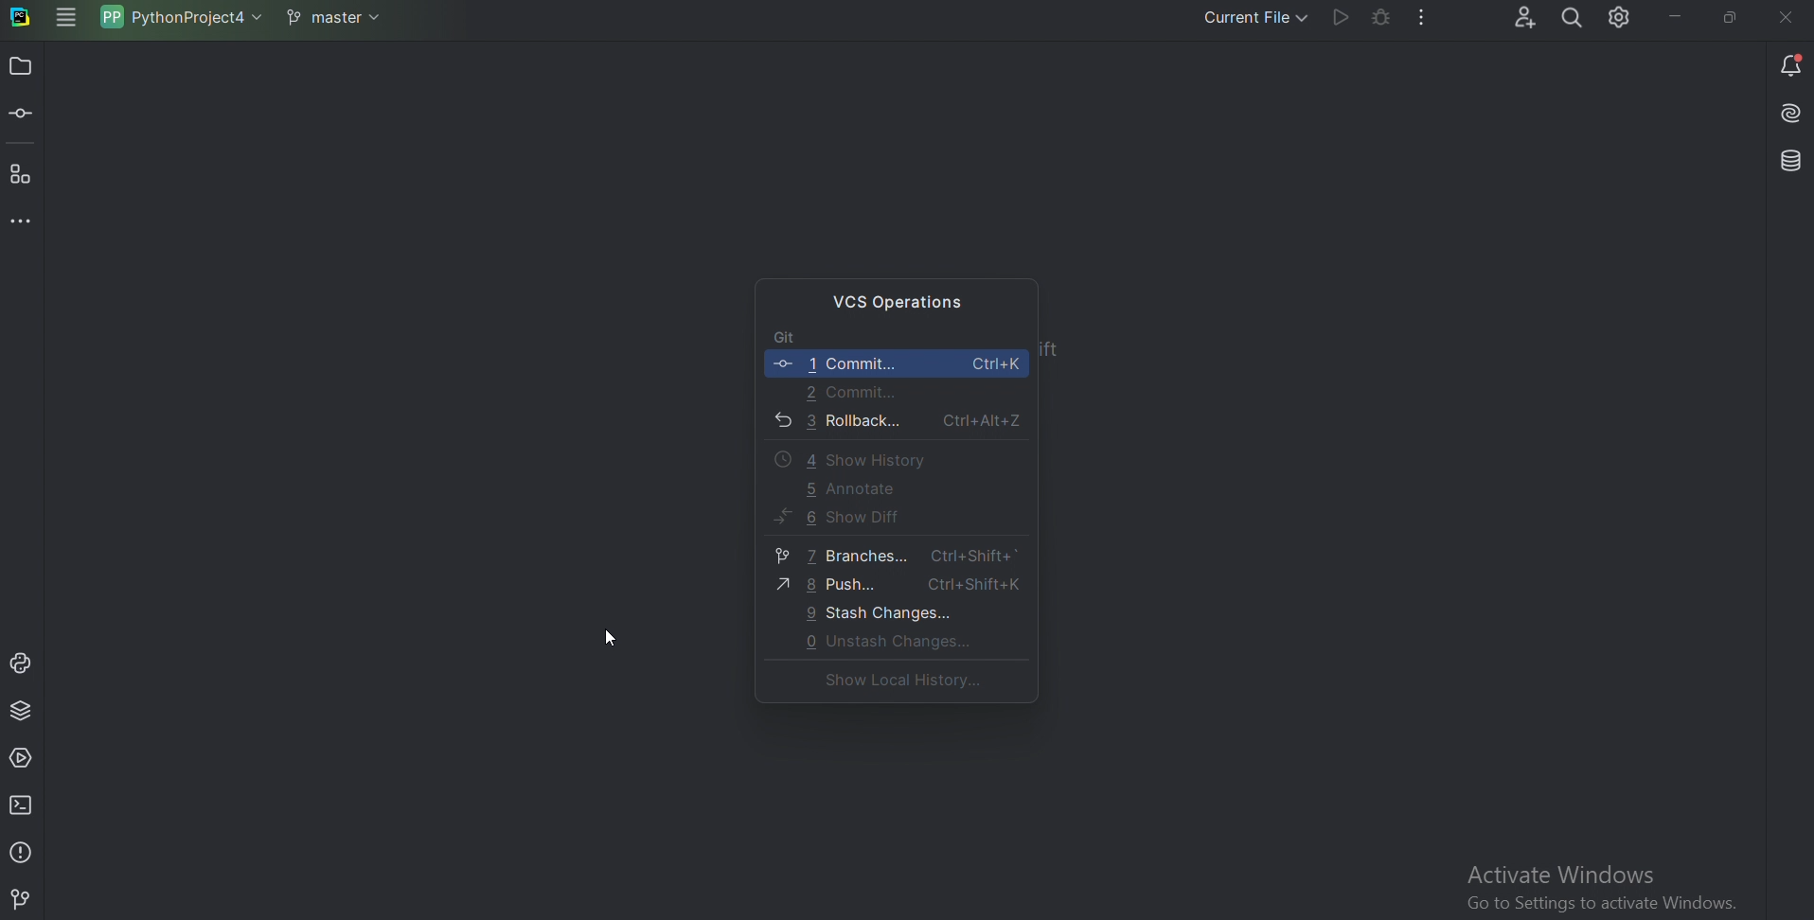  I want to click on Terminal, so click(25, 805).